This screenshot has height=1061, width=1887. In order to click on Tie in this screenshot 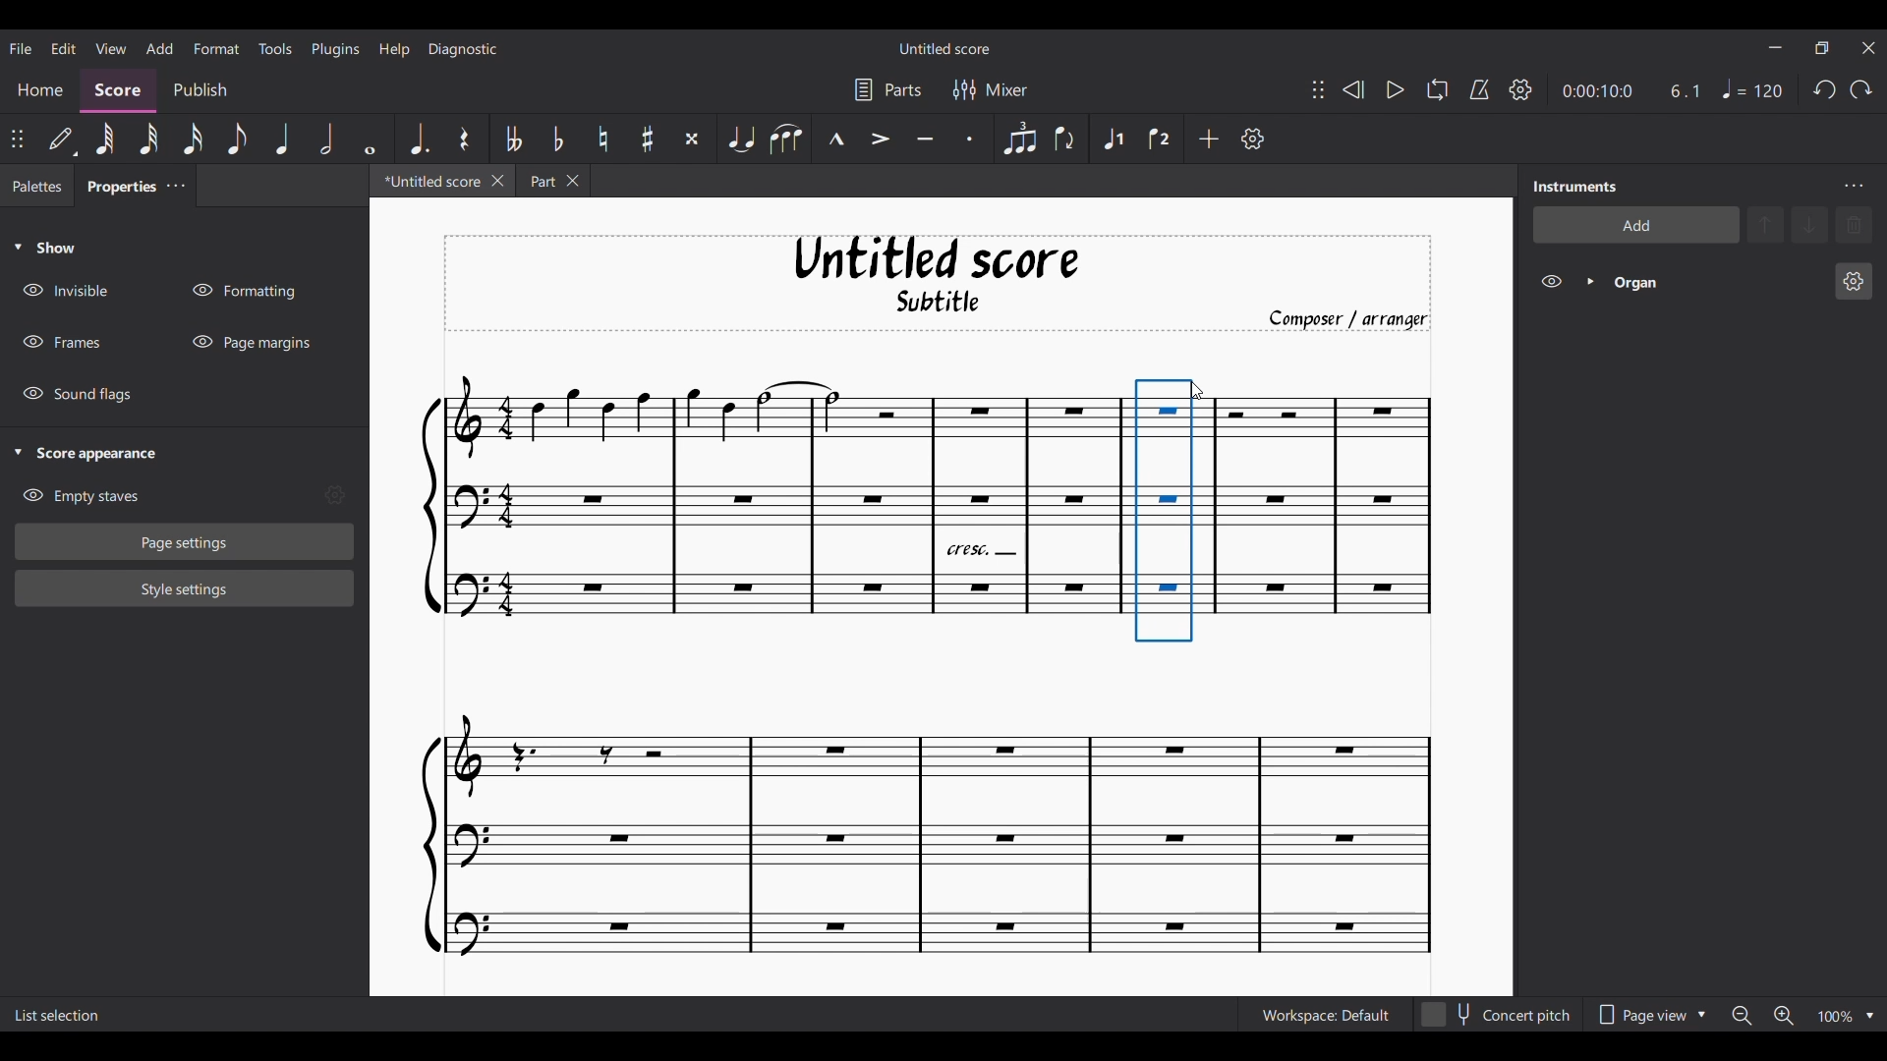, I will do `click(740, 139)`.